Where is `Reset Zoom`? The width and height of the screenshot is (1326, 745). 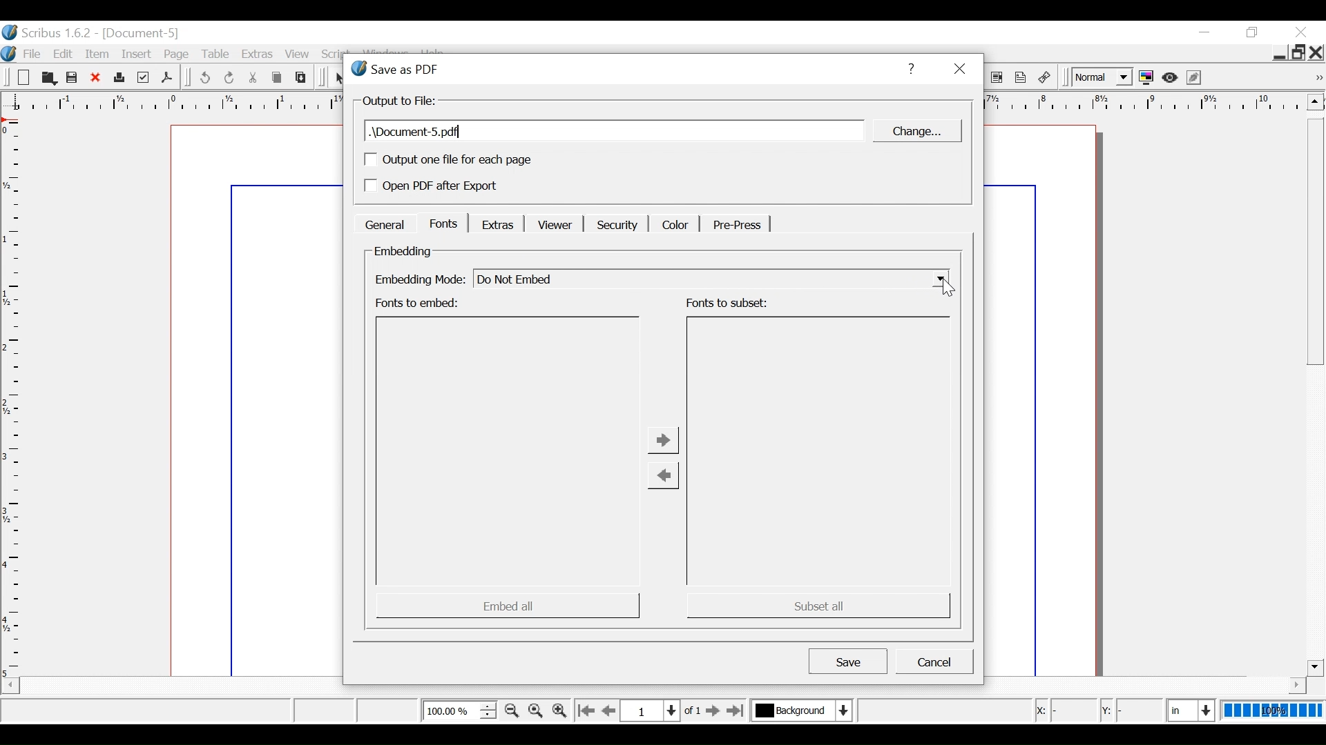
Reset Zoom is located at coordinates (537, 710).